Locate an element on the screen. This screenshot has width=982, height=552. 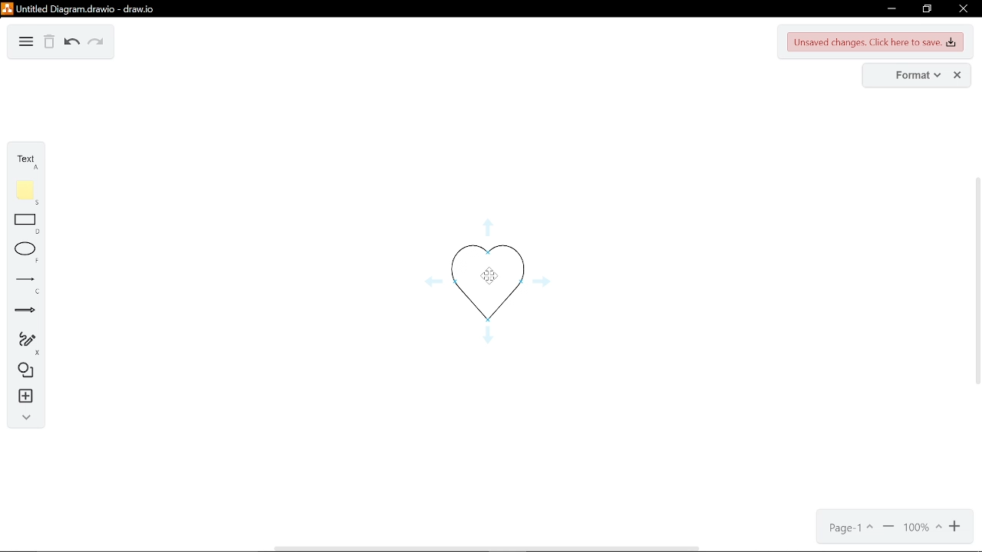
restore down is located at coordinates (928, 9).